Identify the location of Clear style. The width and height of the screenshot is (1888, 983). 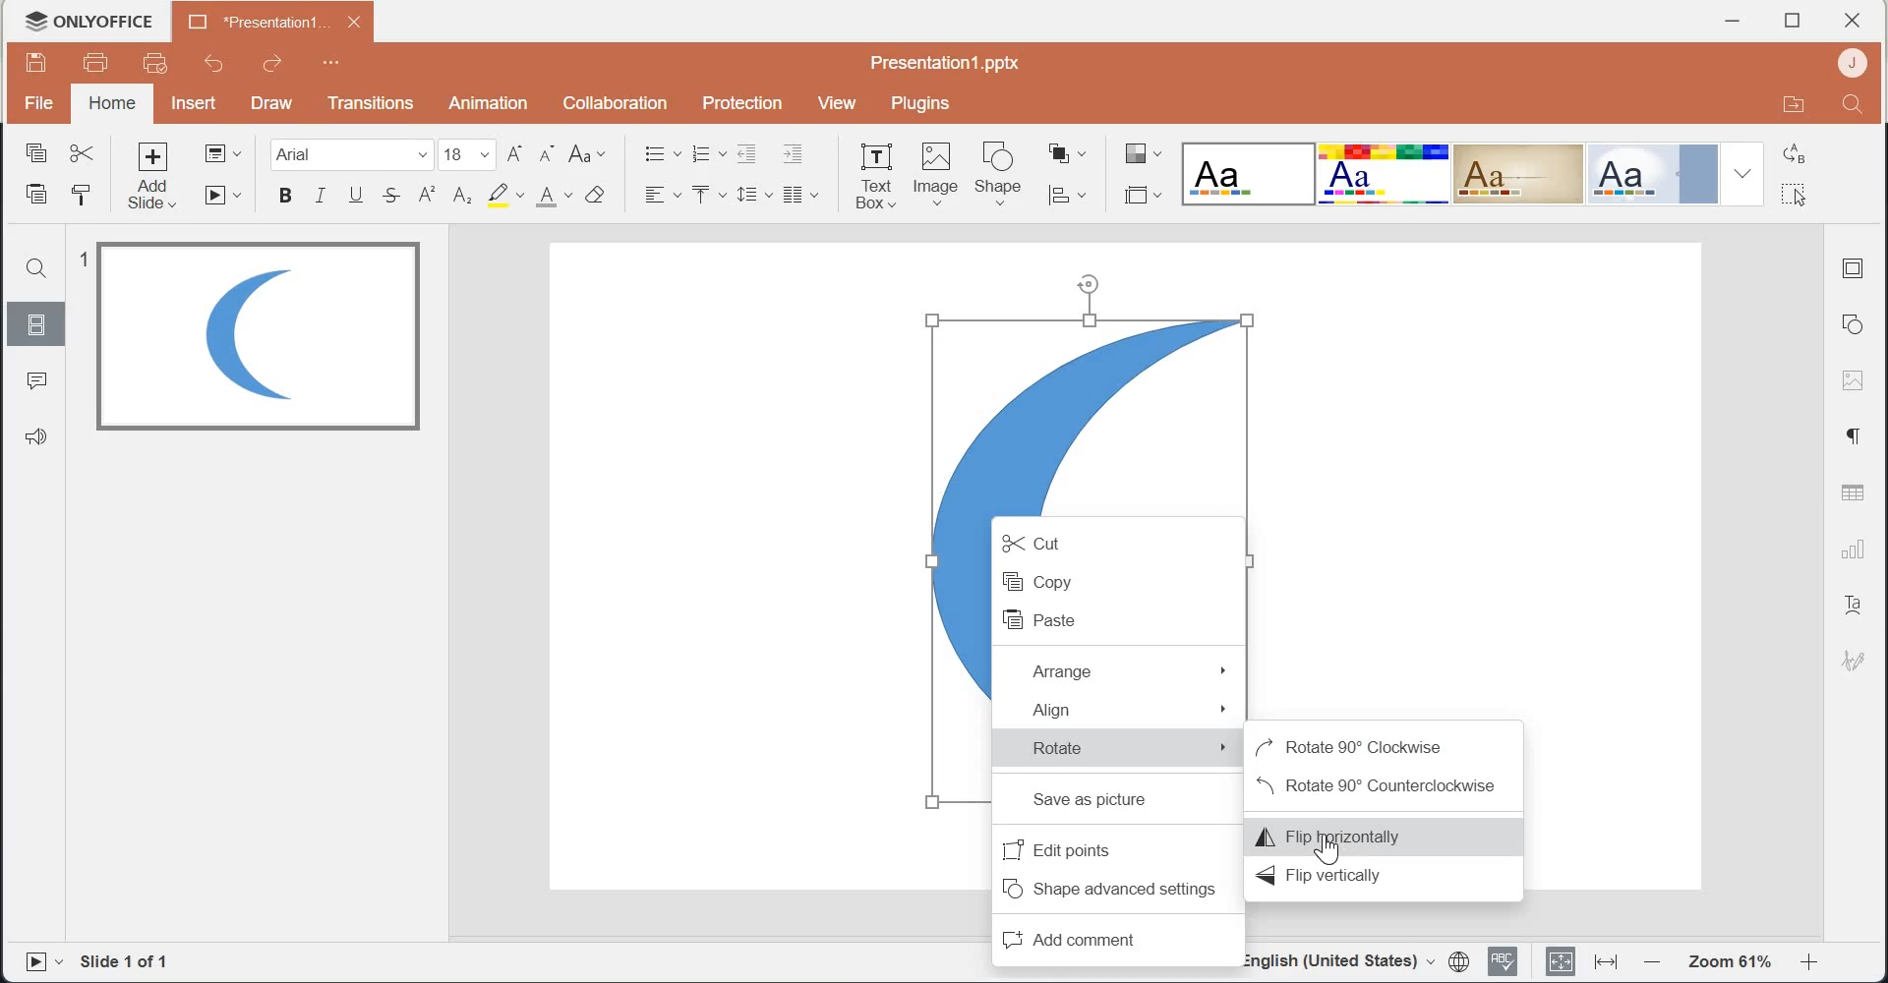
(601, 194).